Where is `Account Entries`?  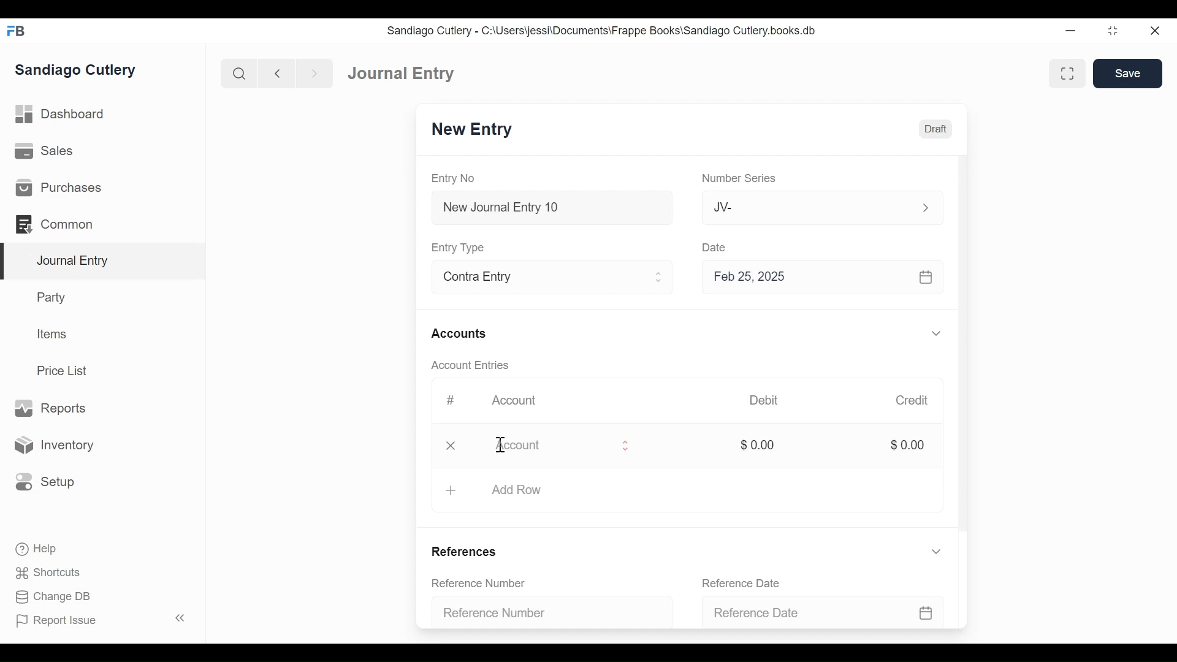
Account Entries is located at coordinates (475, 365).